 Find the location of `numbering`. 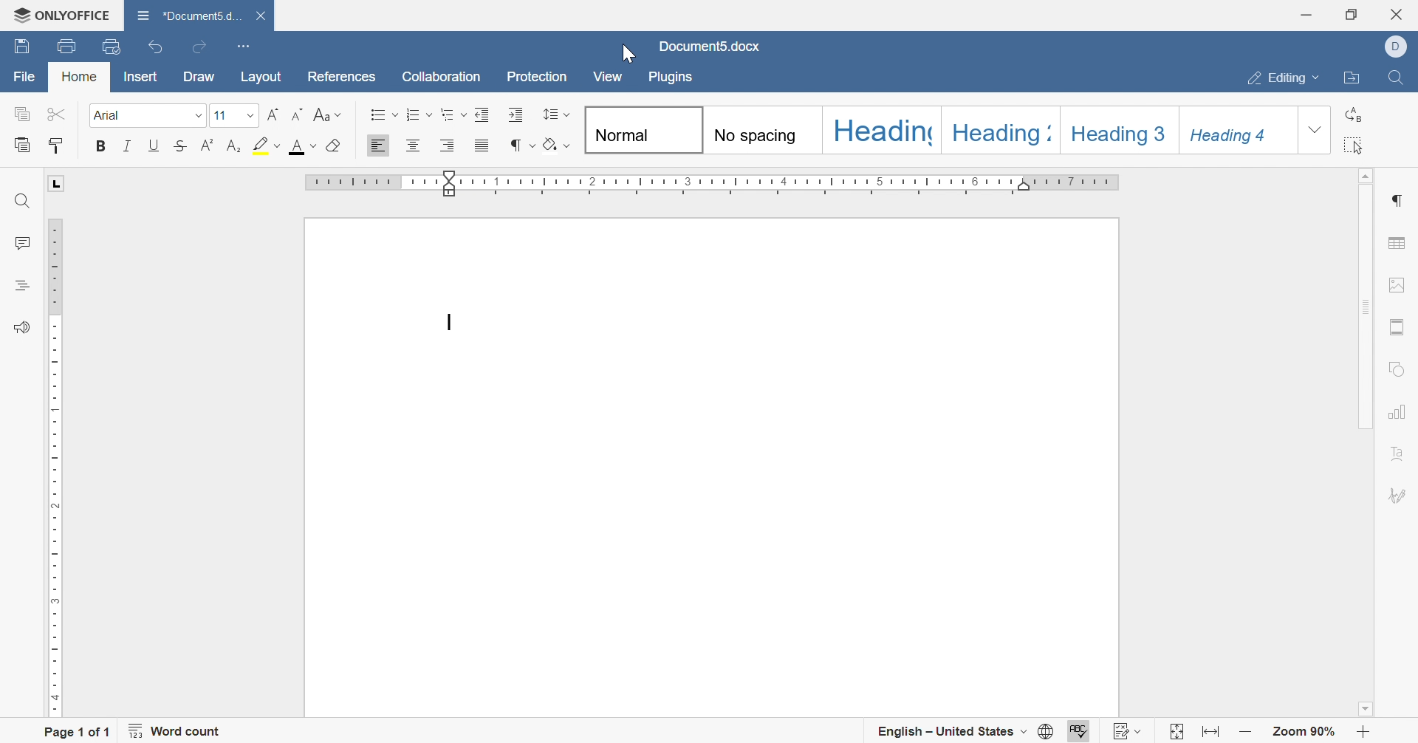

numbering is located at coordinates (419, 115).